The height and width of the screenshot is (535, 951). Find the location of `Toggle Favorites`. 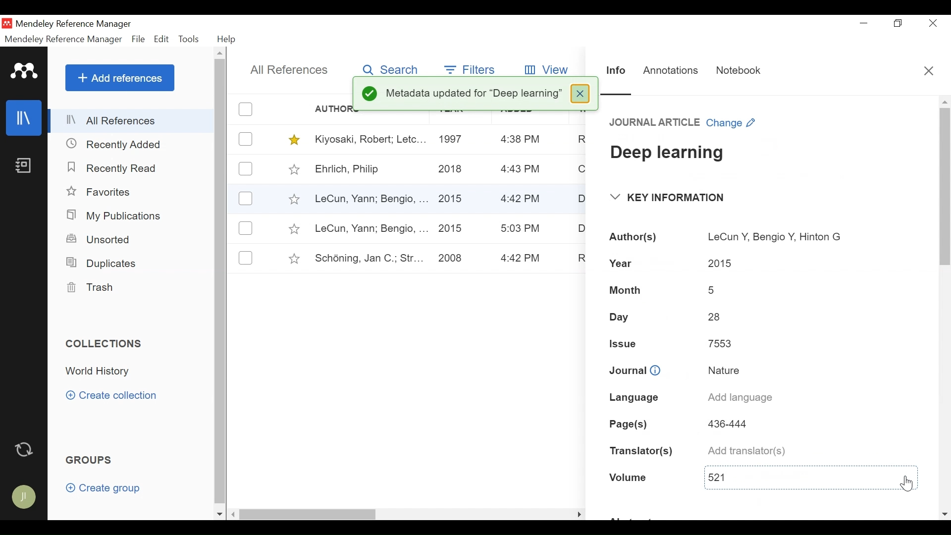

Toggle Favorites is located at coordinates (294, 259).